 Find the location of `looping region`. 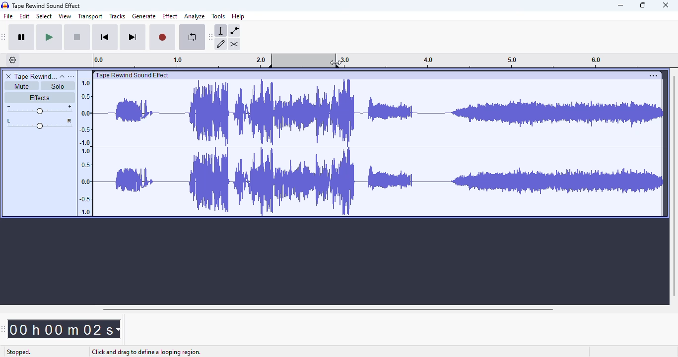

looping region is located at coordinates (305, 60).